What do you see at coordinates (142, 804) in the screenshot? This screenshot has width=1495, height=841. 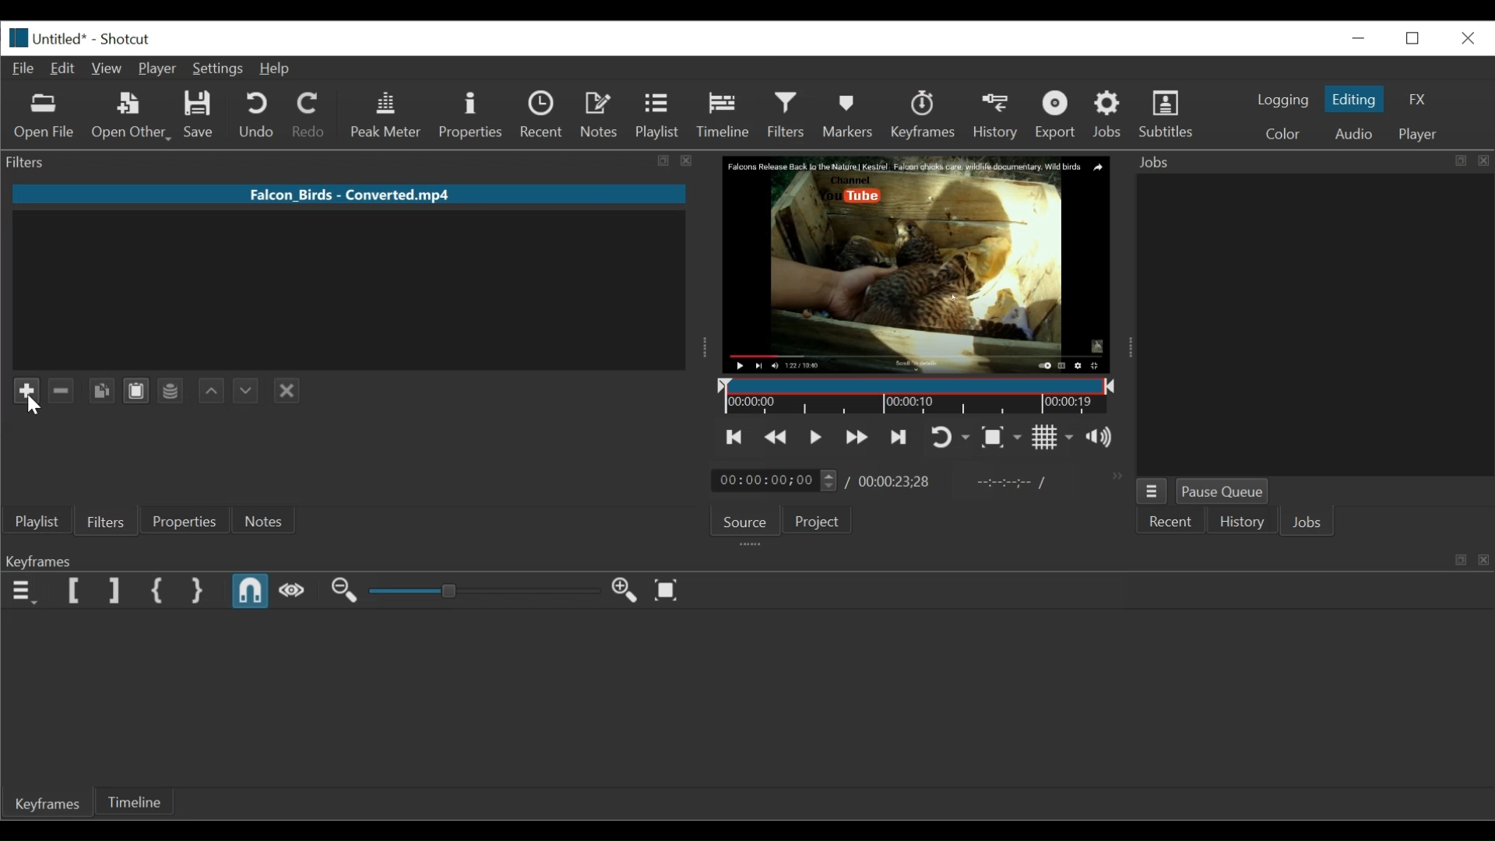 I see `Timeline` at bounding box center [142, 804].